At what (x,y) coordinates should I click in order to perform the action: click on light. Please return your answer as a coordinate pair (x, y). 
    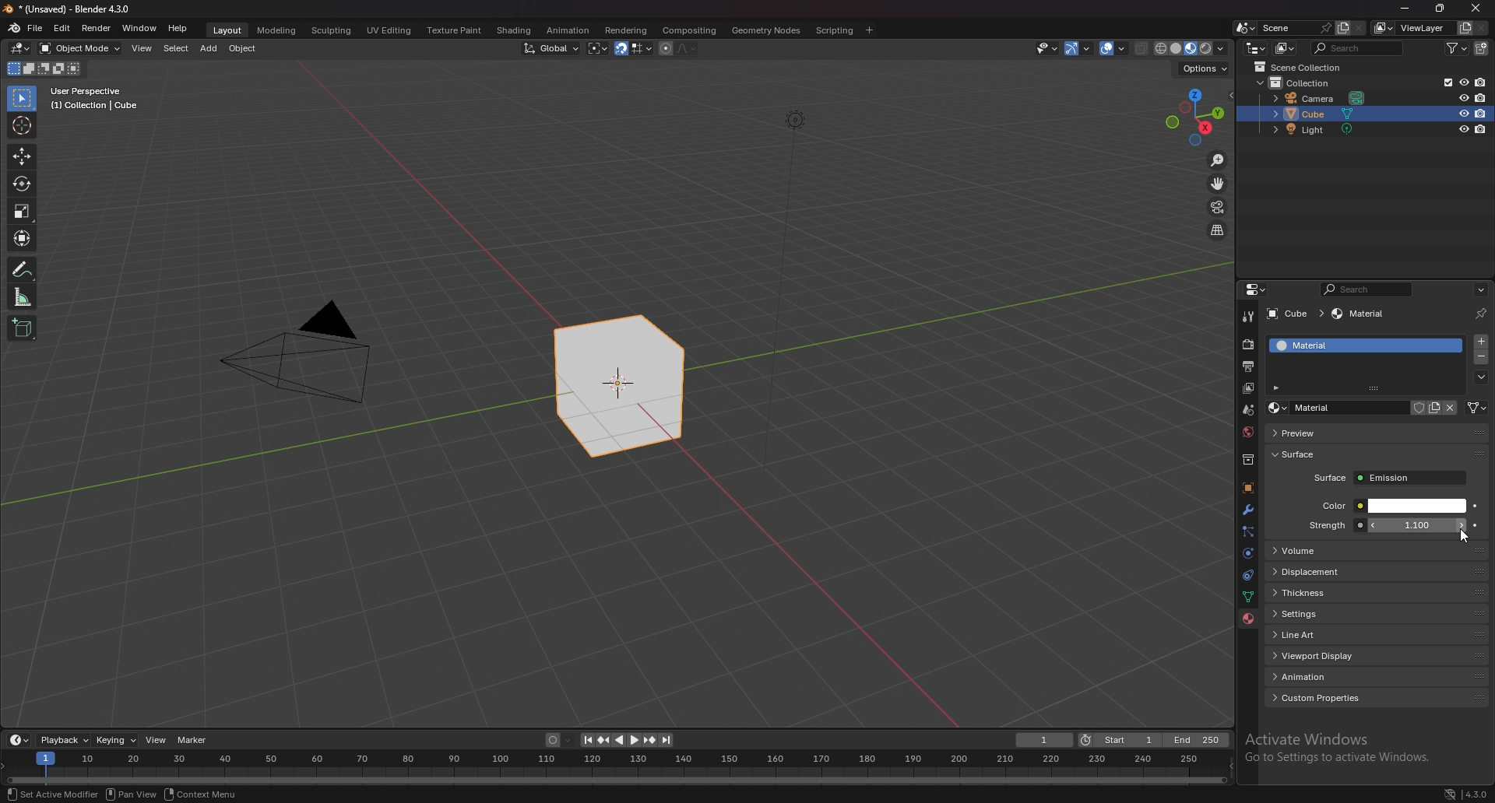
    Looking at the image, I should click on (1319, 130).